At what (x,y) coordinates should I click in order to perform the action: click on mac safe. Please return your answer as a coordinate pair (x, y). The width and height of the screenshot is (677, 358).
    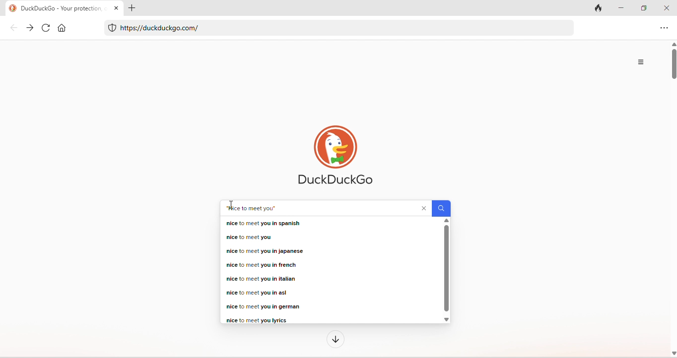
    Looking at the image, I should click on (113, 27).